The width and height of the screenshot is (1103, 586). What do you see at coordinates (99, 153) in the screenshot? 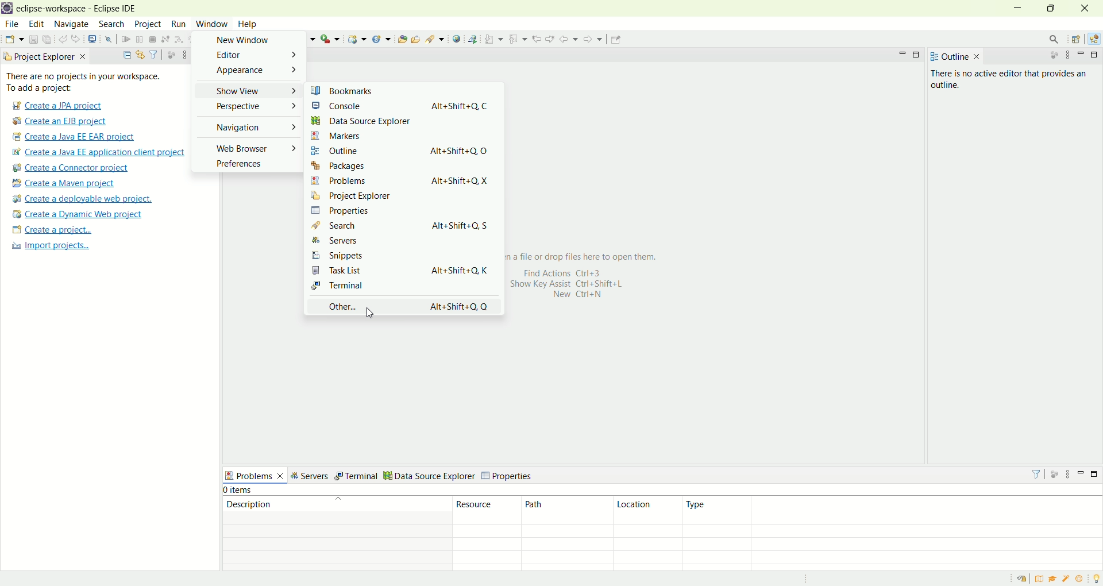
I see `create a Java EE application client project` at bounding box center [99, 153].